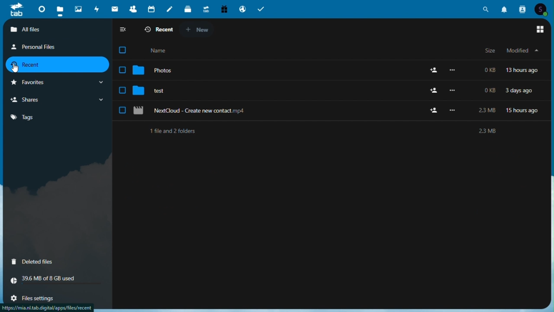 This screenshot has height=312, width=554. Describe the element at coordinates (523, 110) in the screenshot. I see `15 hours ago` at that location.